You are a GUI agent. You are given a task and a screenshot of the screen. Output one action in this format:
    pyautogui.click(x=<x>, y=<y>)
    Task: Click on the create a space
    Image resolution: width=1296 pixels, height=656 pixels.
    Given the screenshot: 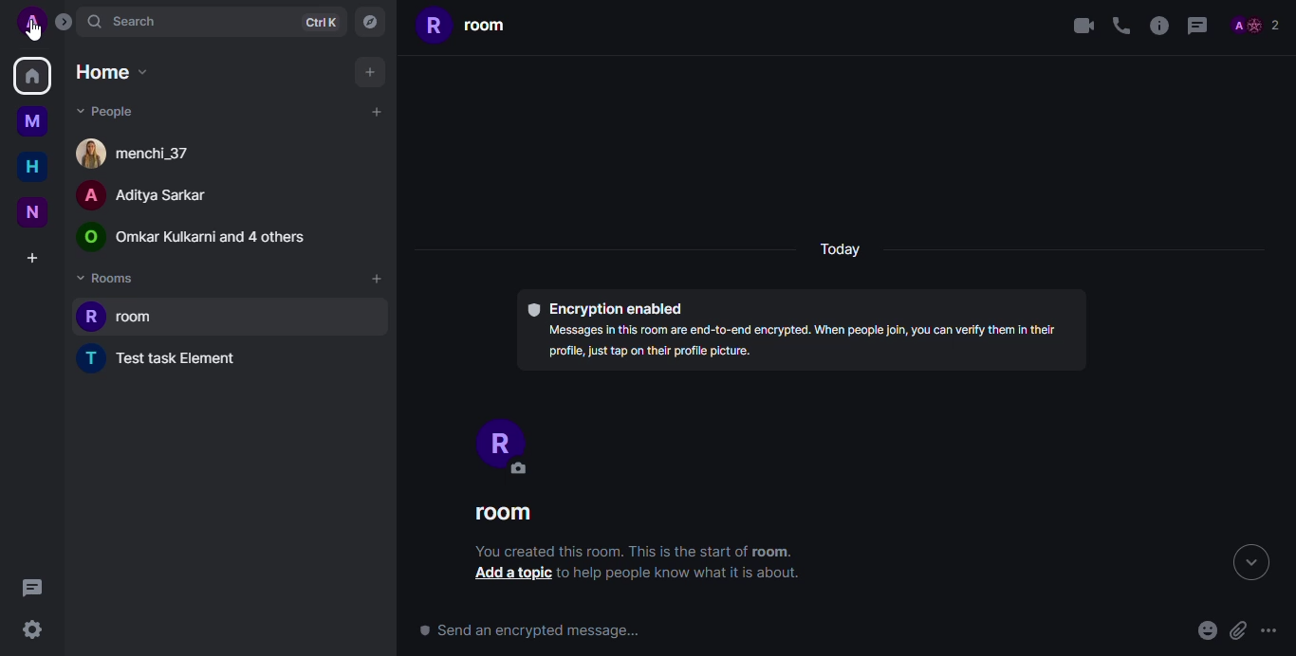 What is the action you would take?
    pyautogui.click(x=31, y=260)
    